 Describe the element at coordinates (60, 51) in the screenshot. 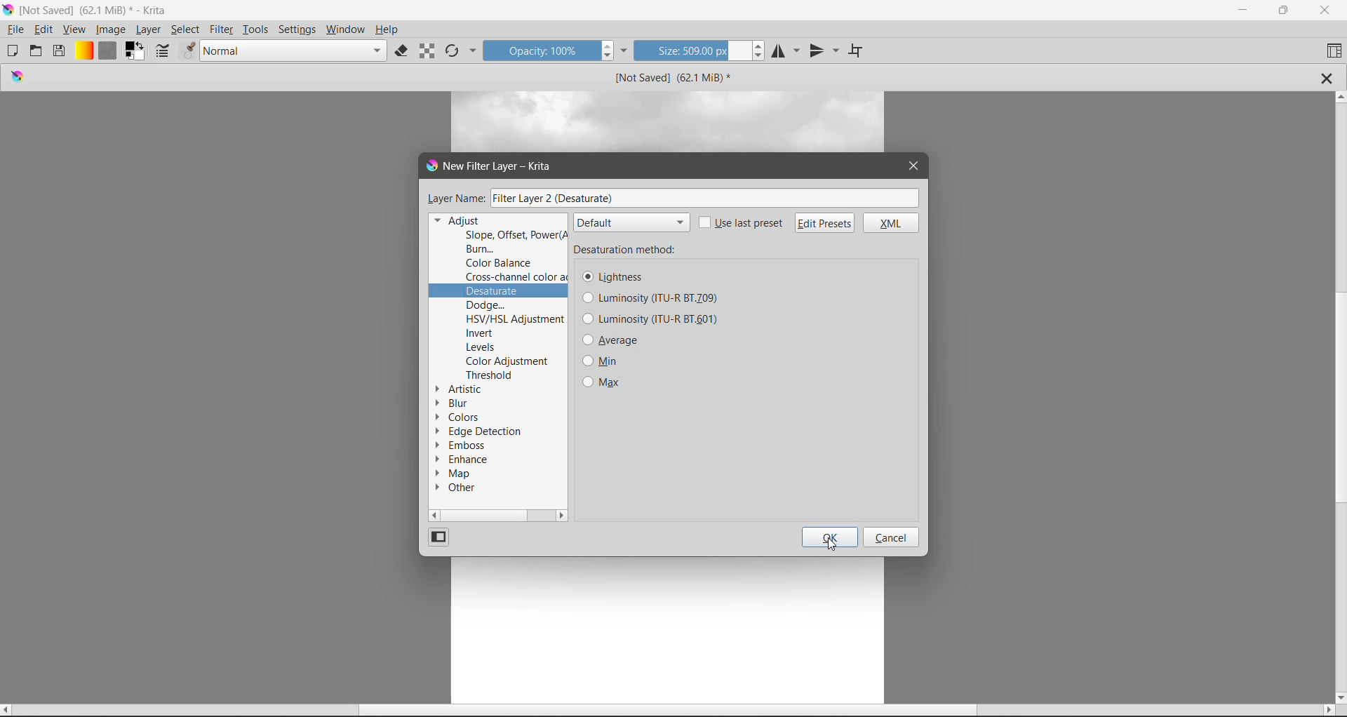

I see `Save` at that location.